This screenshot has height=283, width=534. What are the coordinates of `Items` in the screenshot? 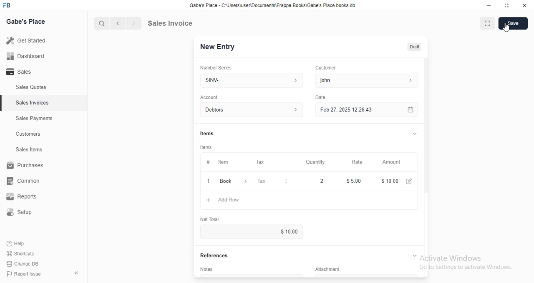 It's located at (207, 132).